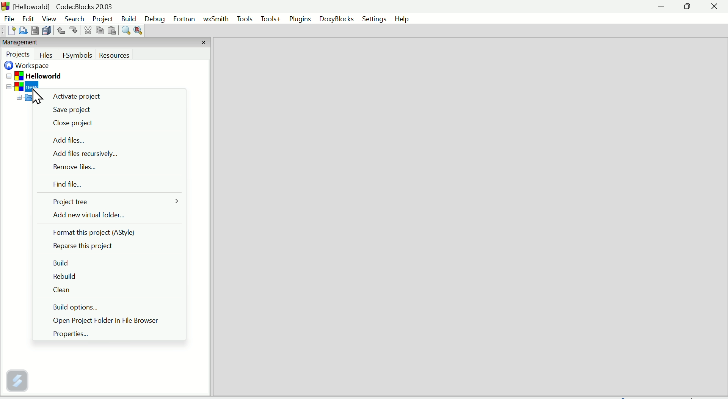  I want to click on Edit, so click(25, 17).